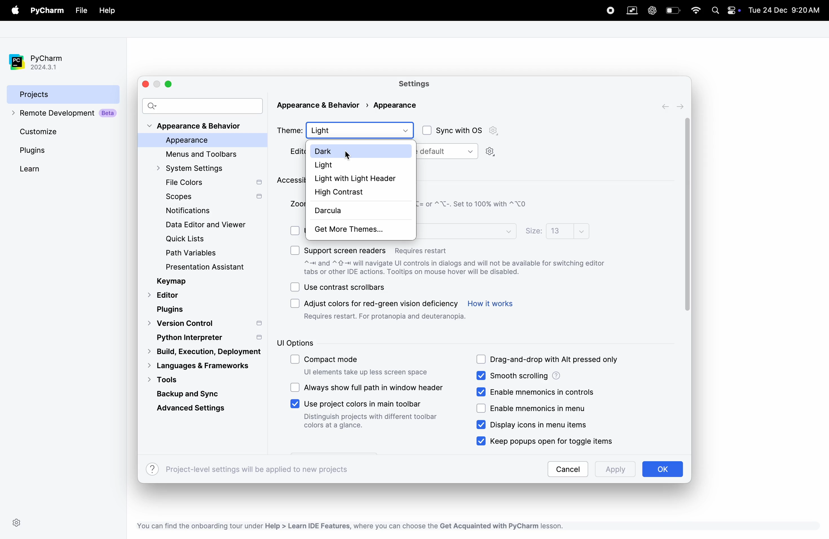 This screenshot has width=829, height=539. I want to click on check box, so click(426, 131).